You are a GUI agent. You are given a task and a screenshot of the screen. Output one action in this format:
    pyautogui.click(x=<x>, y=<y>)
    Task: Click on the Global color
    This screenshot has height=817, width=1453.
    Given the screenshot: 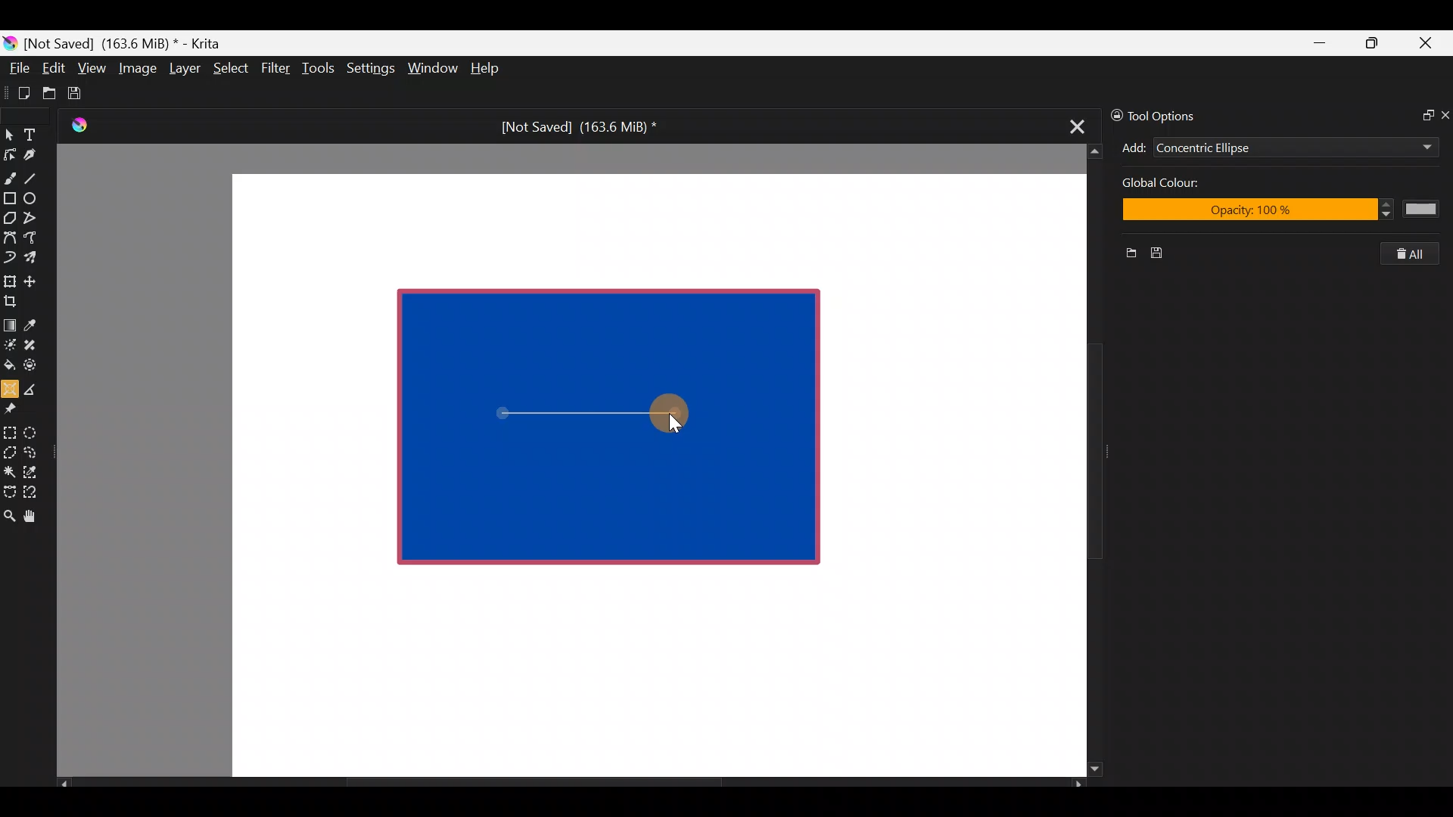 What is the action you would take?
    pyautogui.click(x=1203, y=185)
    